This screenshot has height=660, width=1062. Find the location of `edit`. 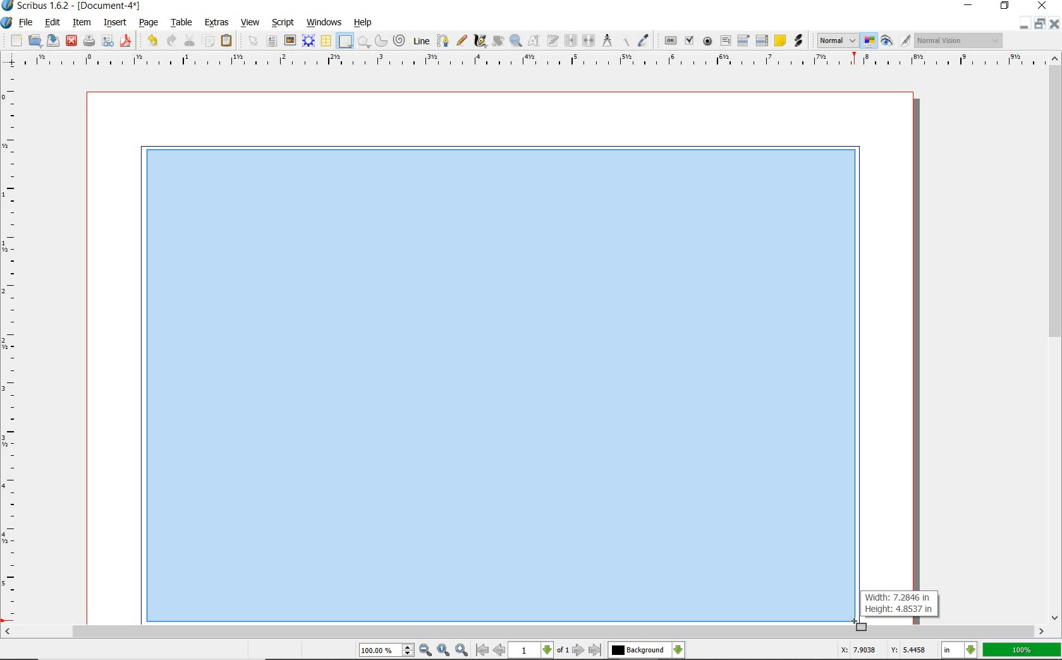

edit is located at coordinates (53, 22).